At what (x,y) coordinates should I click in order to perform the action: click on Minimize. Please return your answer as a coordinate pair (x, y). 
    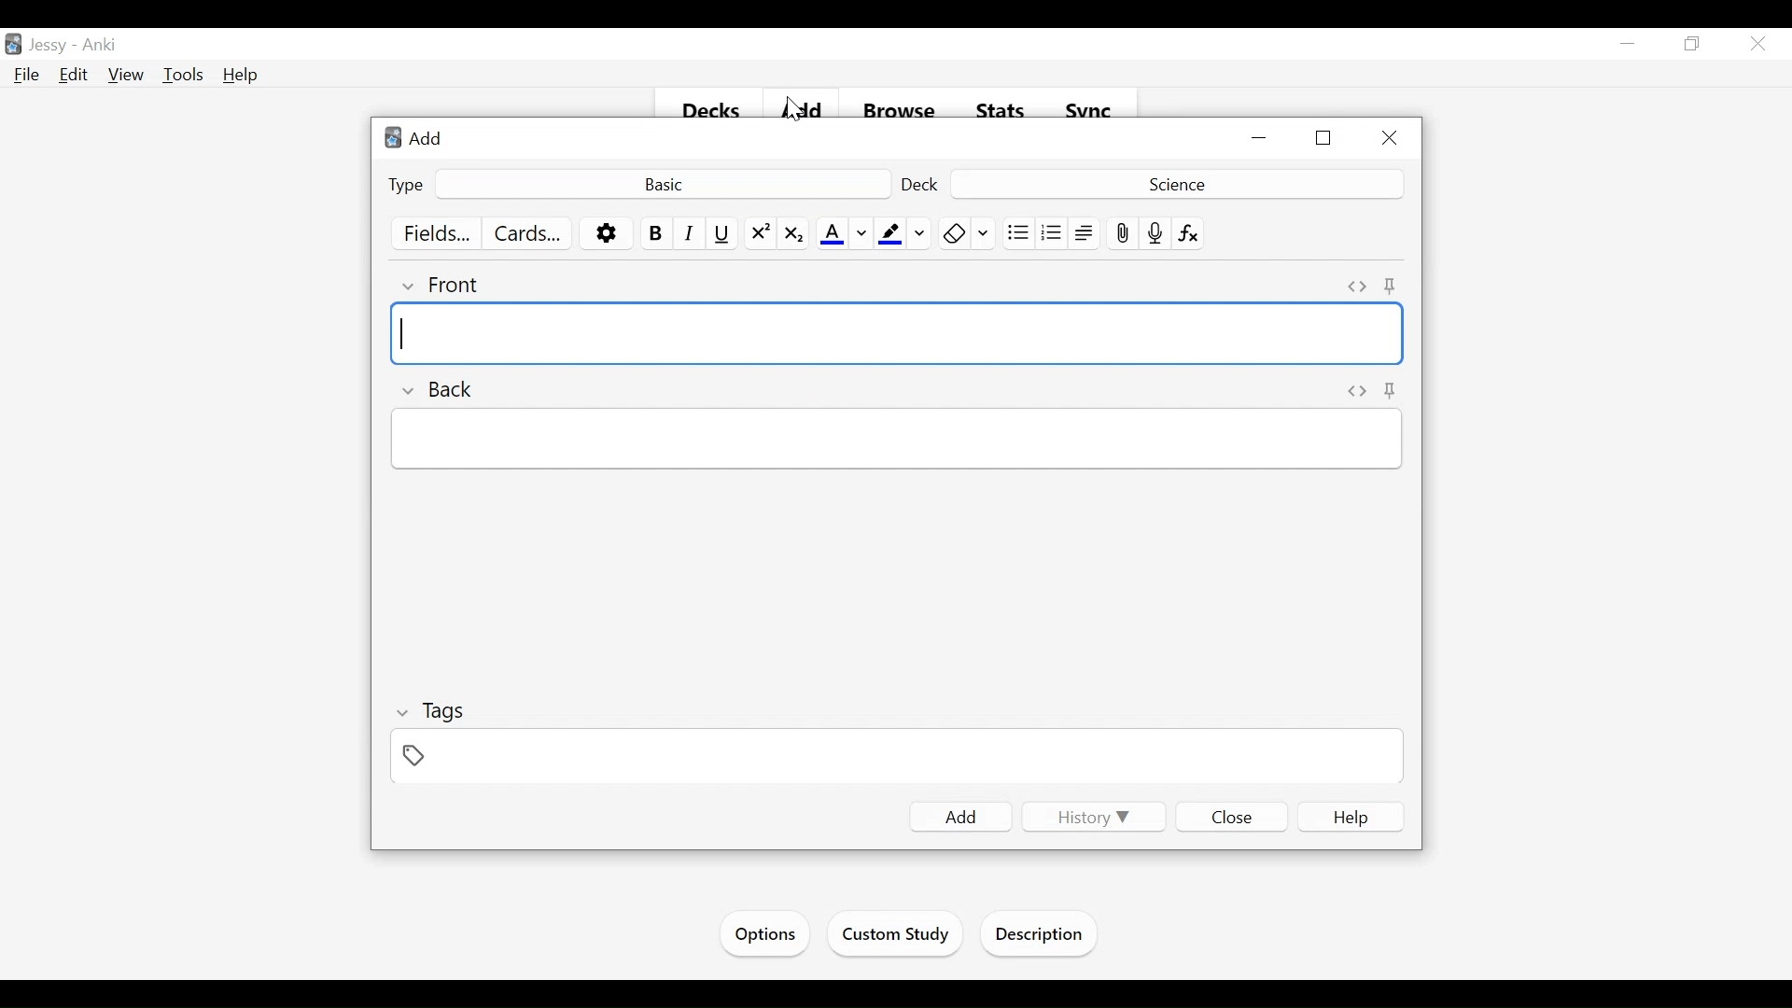
    Looking at the image, I should click on (1261, 139).